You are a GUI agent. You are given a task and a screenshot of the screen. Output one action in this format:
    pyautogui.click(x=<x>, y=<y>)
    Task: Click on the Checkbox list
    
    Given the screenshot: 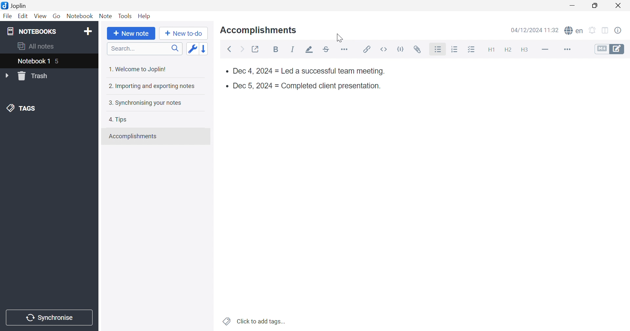 What is the action you would take?
    pyautogui.click(x=473, y=50)
    